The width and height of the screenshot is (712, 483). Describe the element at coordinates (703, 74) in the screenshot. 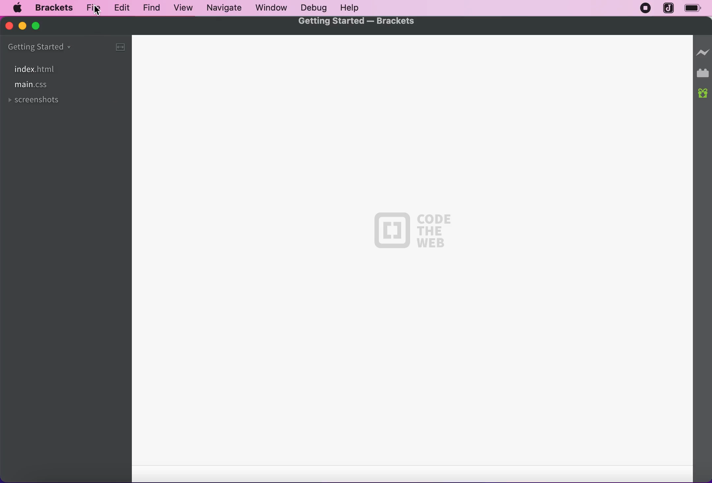

I see `extensions manager` at that location.